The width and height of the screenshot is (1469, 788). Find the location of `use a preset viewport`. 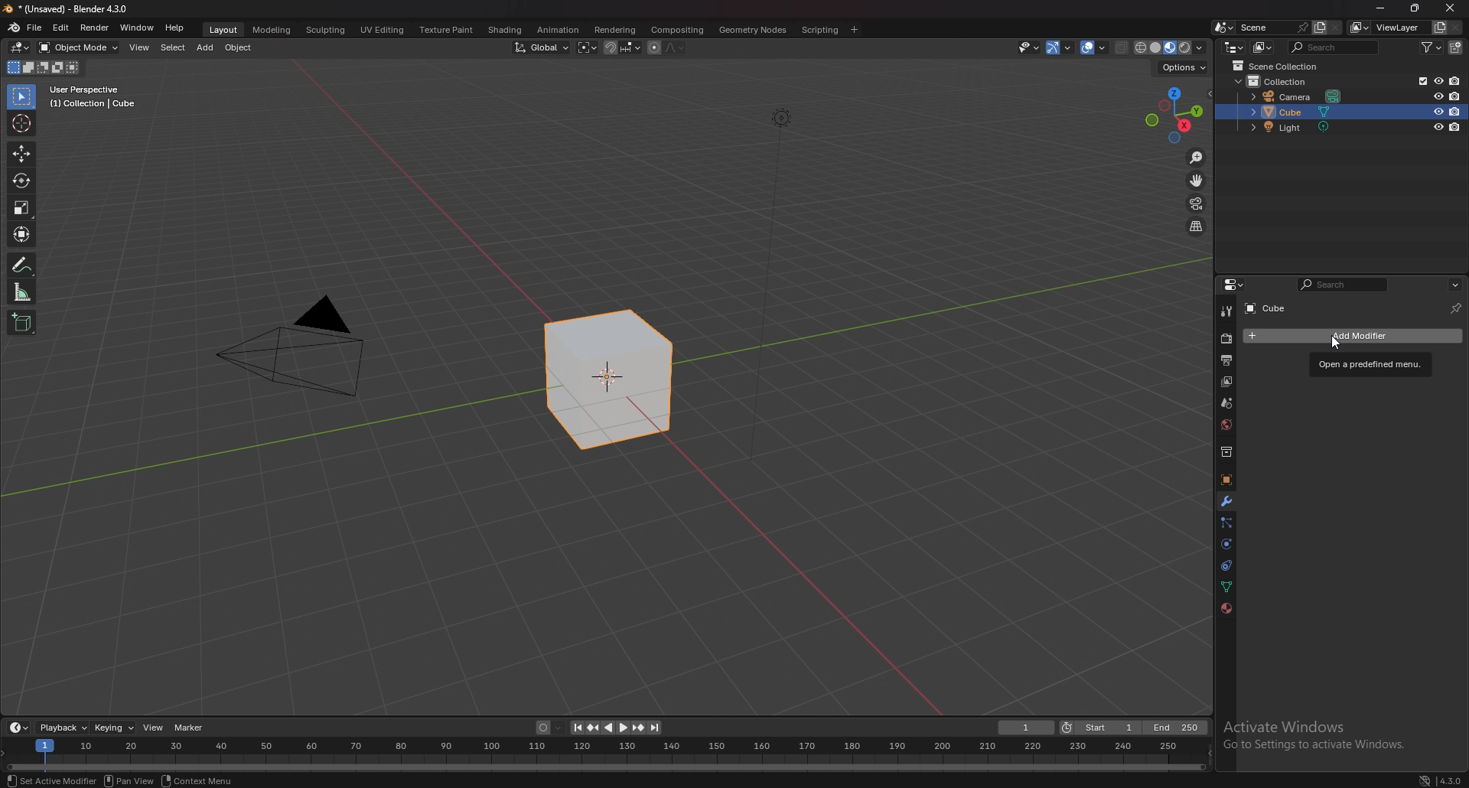

use a preset viewport is located at coordinates (1176, 116).